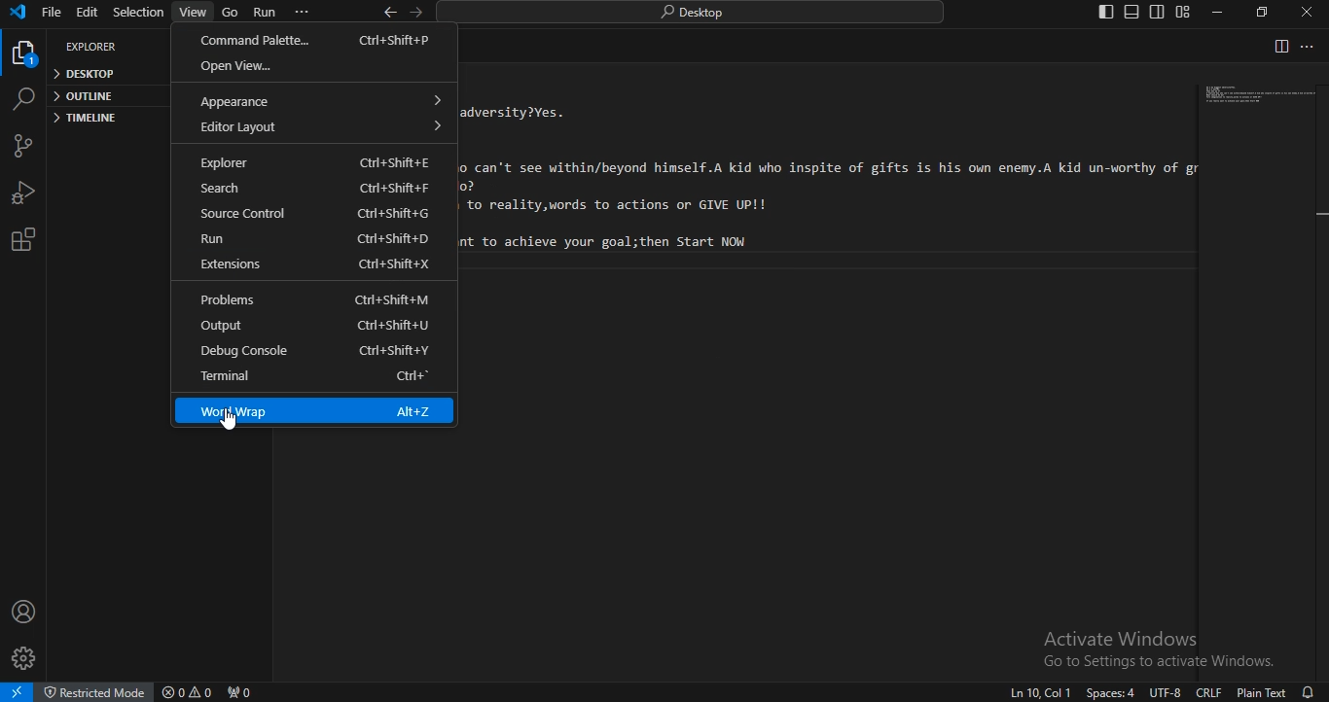 This screenshot has width=1329, height=702. What do you see at coordinates (1309, 48) in the screenshot?
I see `...` at bounding box center [1309, 48].